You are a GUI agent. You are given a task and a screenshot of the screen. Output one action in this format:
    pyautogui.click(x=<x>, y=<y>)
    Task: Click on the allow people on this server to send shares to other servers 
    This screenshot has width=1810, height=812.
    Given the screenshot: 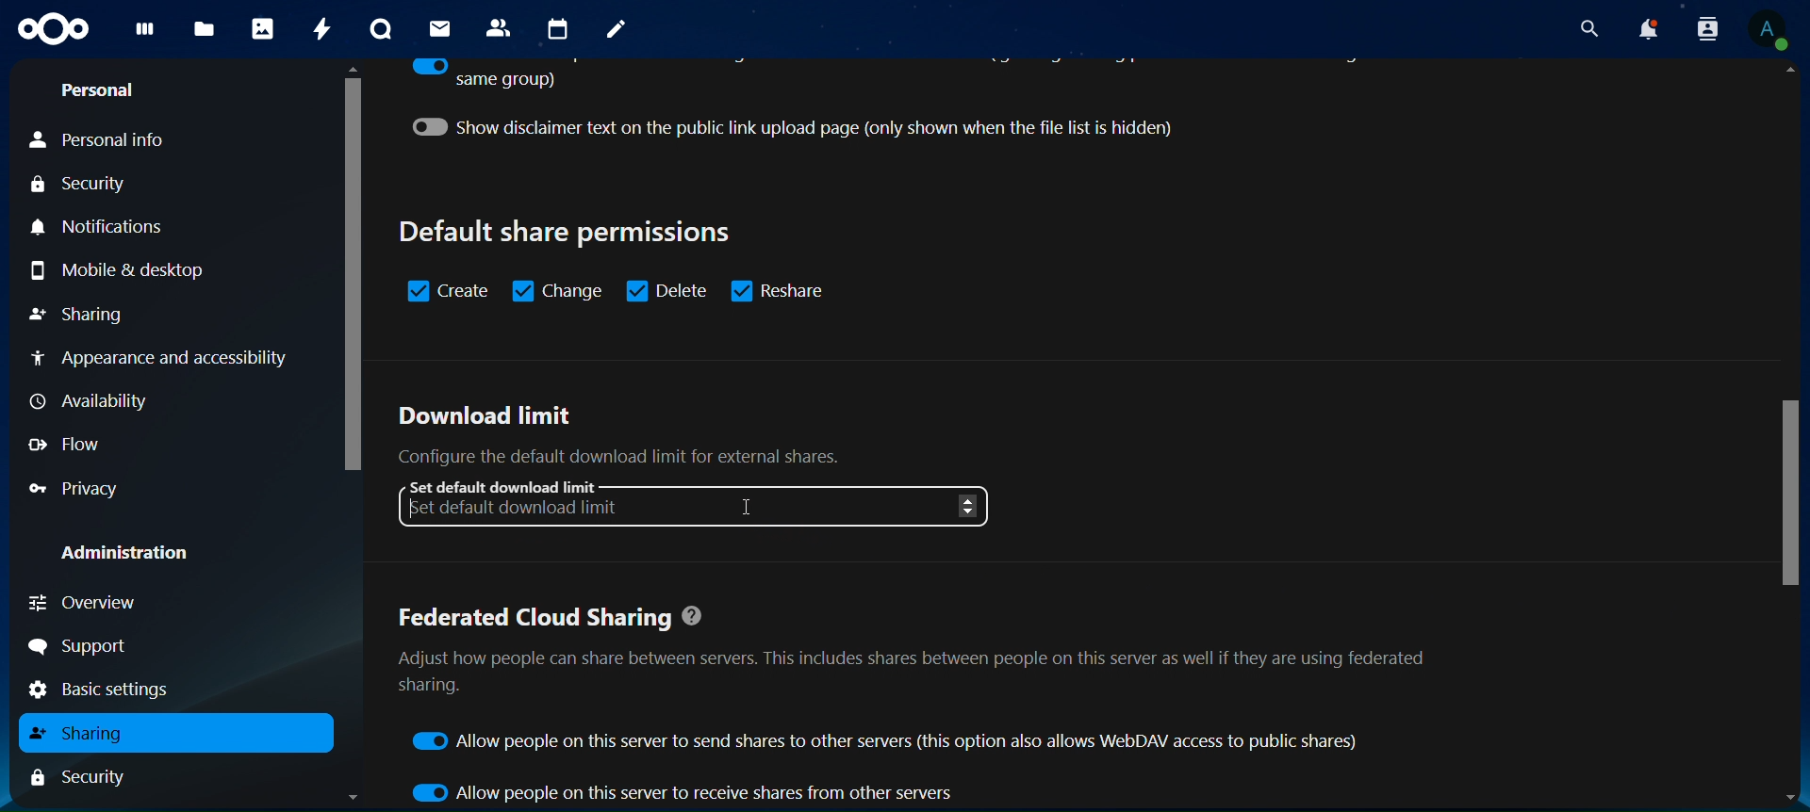 What is the action you would take?
    pyautogui.click(x=890, y=741)
    